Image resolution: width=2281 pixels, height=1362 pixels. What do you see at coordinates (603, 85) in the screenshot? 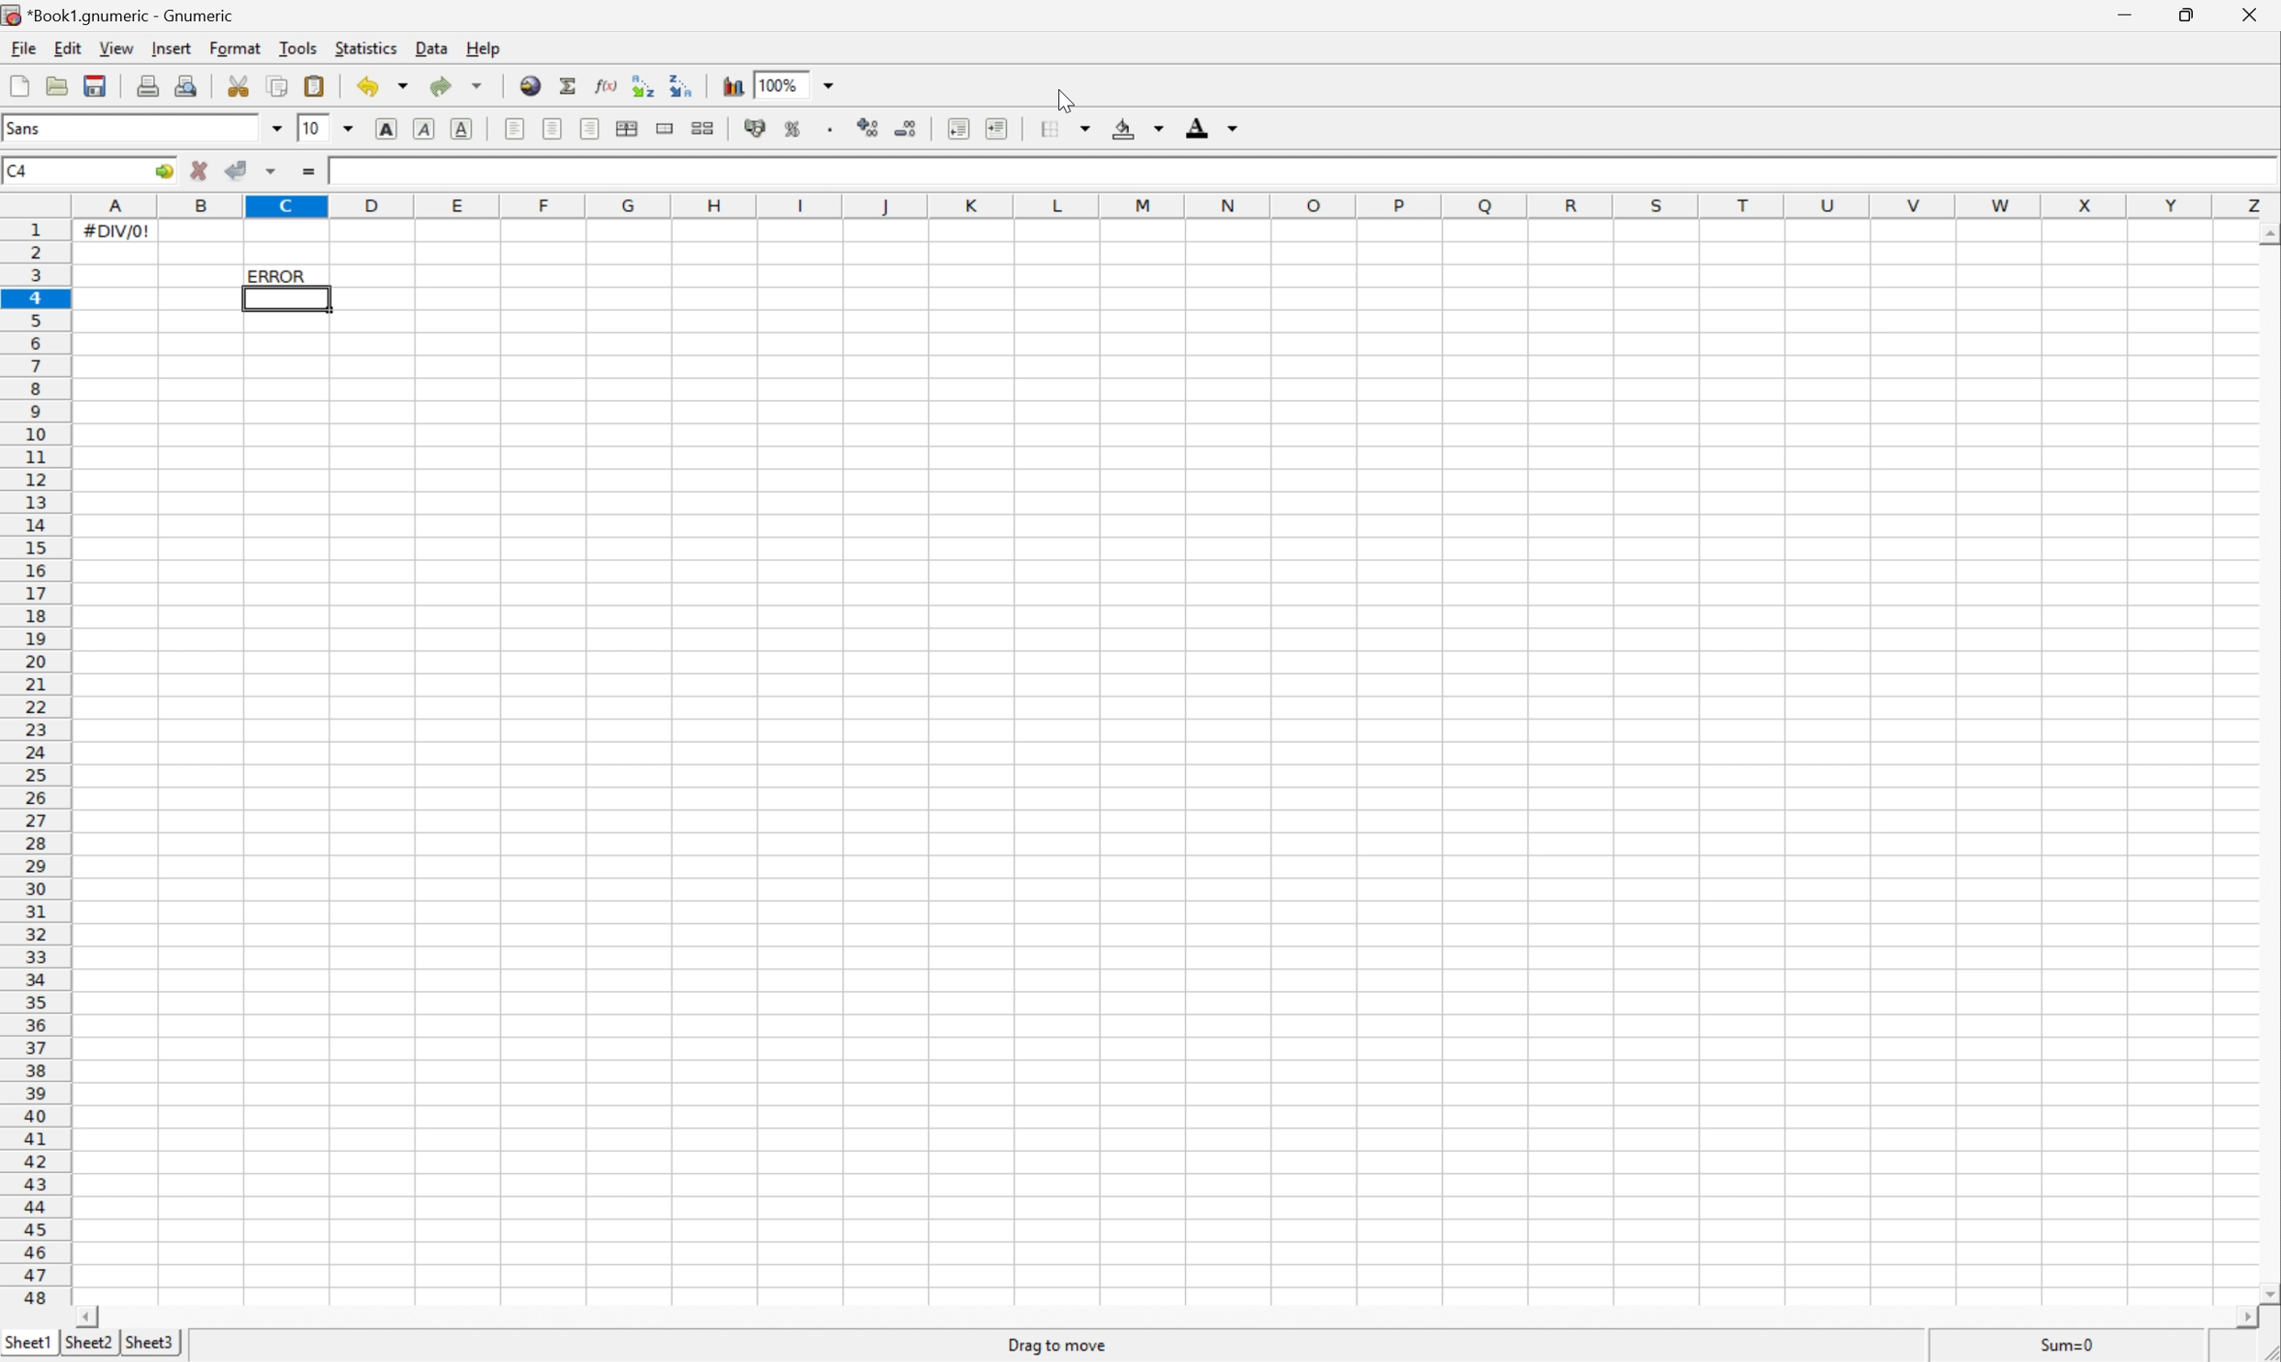
I see `Edit a function in current cell ` at bounding box center [603, 85].